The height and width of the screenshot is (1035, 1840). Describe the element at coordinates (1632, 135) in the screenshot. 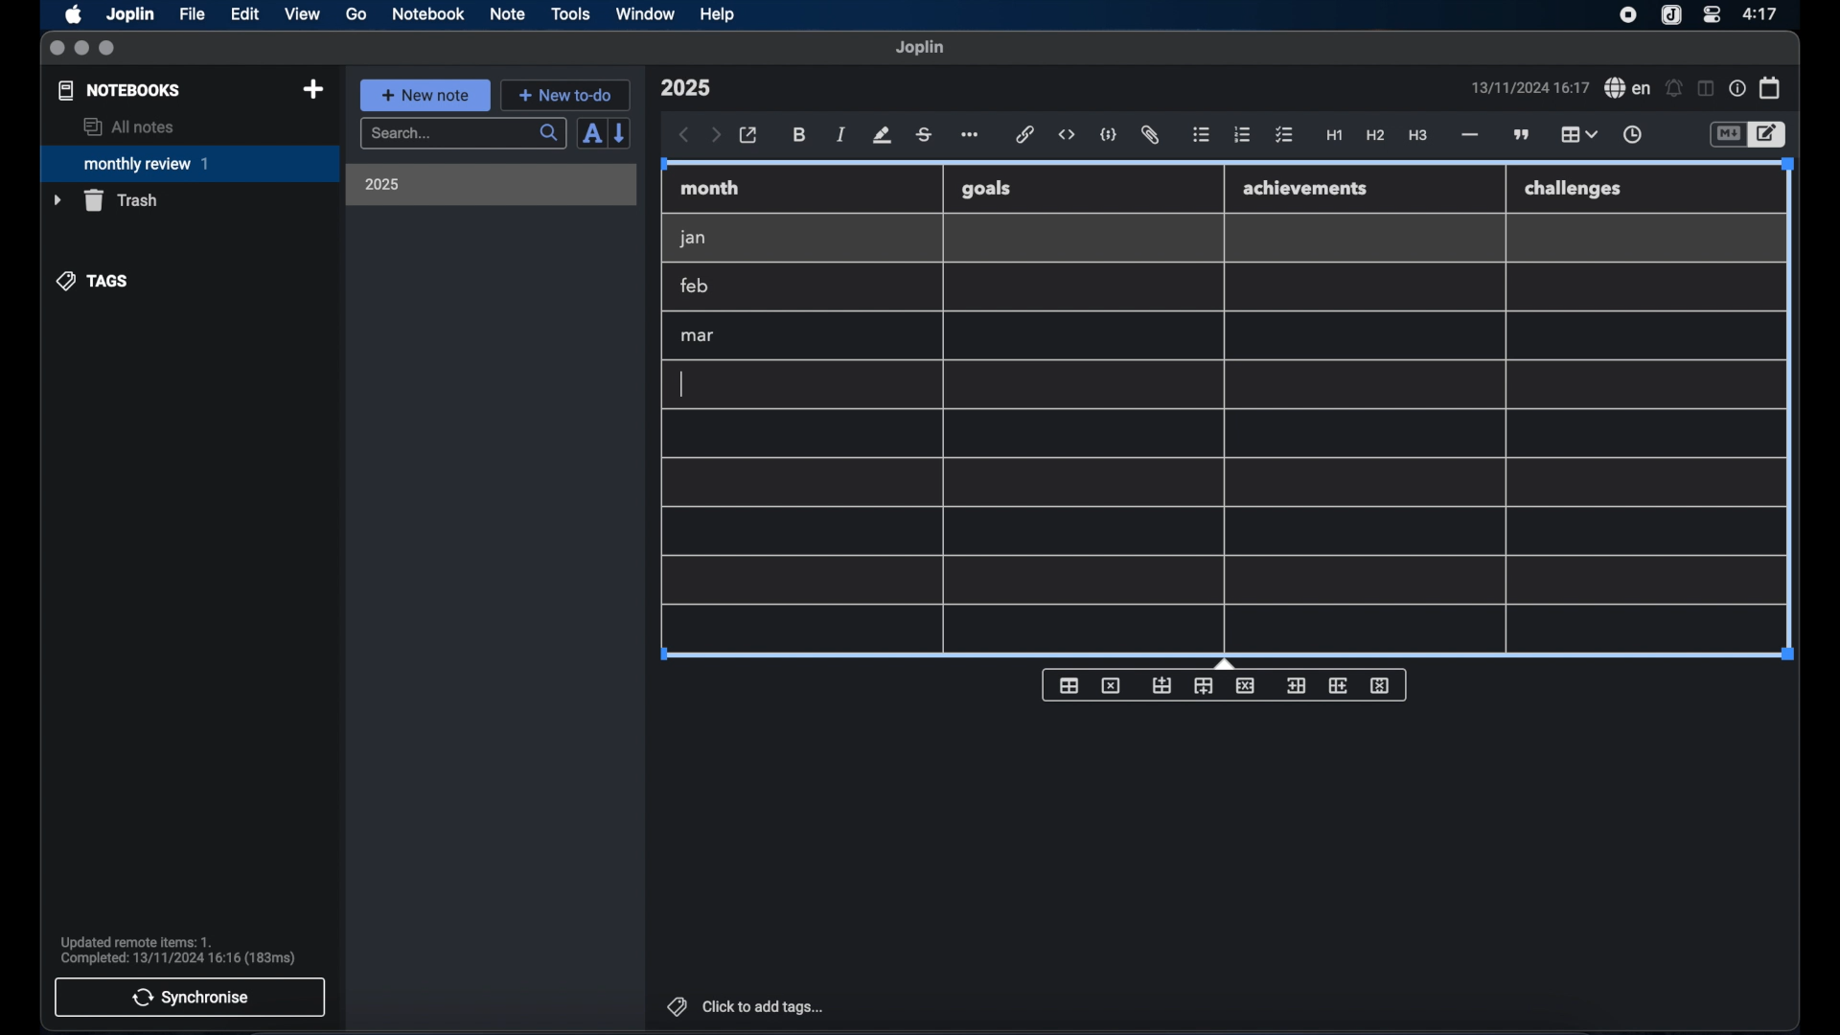

I see `insert time` at that location.